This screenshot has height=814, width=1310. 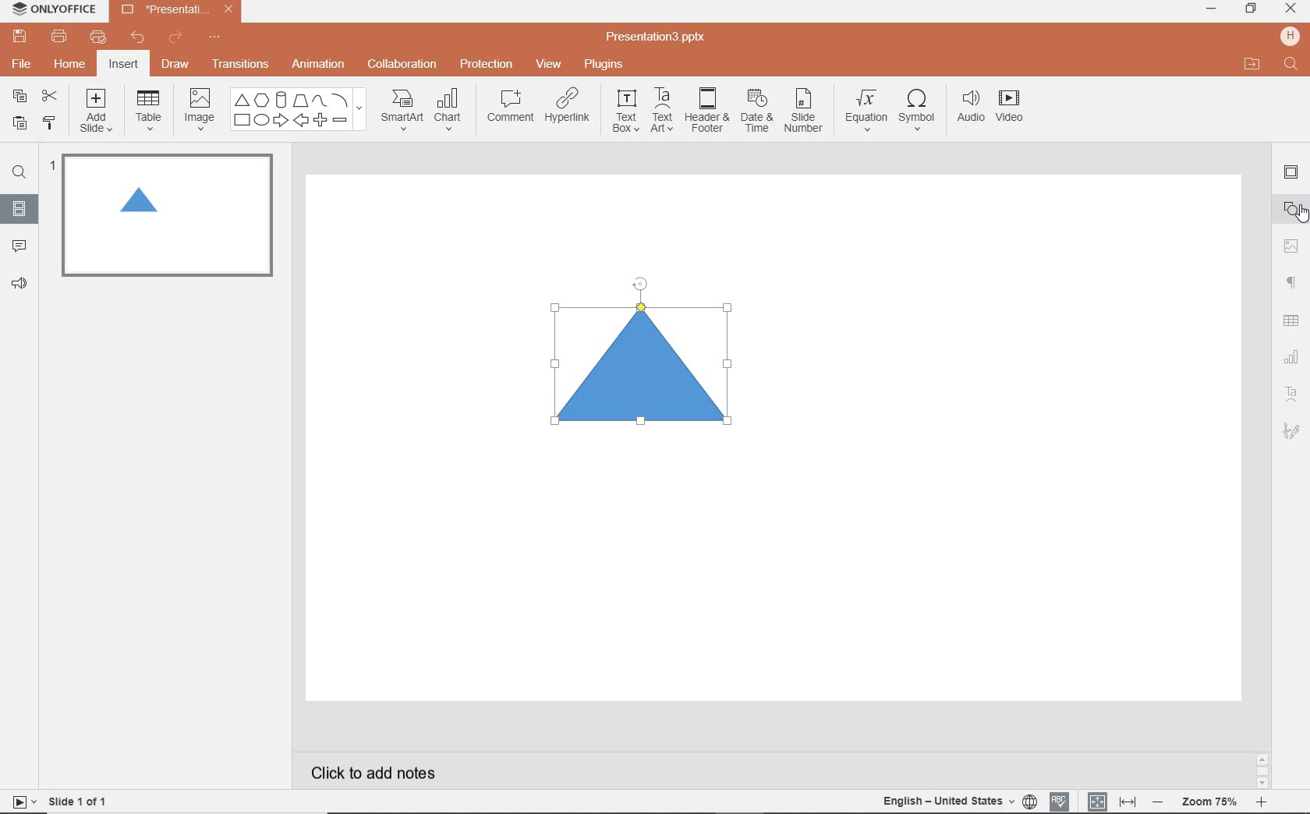 I want to click on zoom out, so click(x=1160, y=803).